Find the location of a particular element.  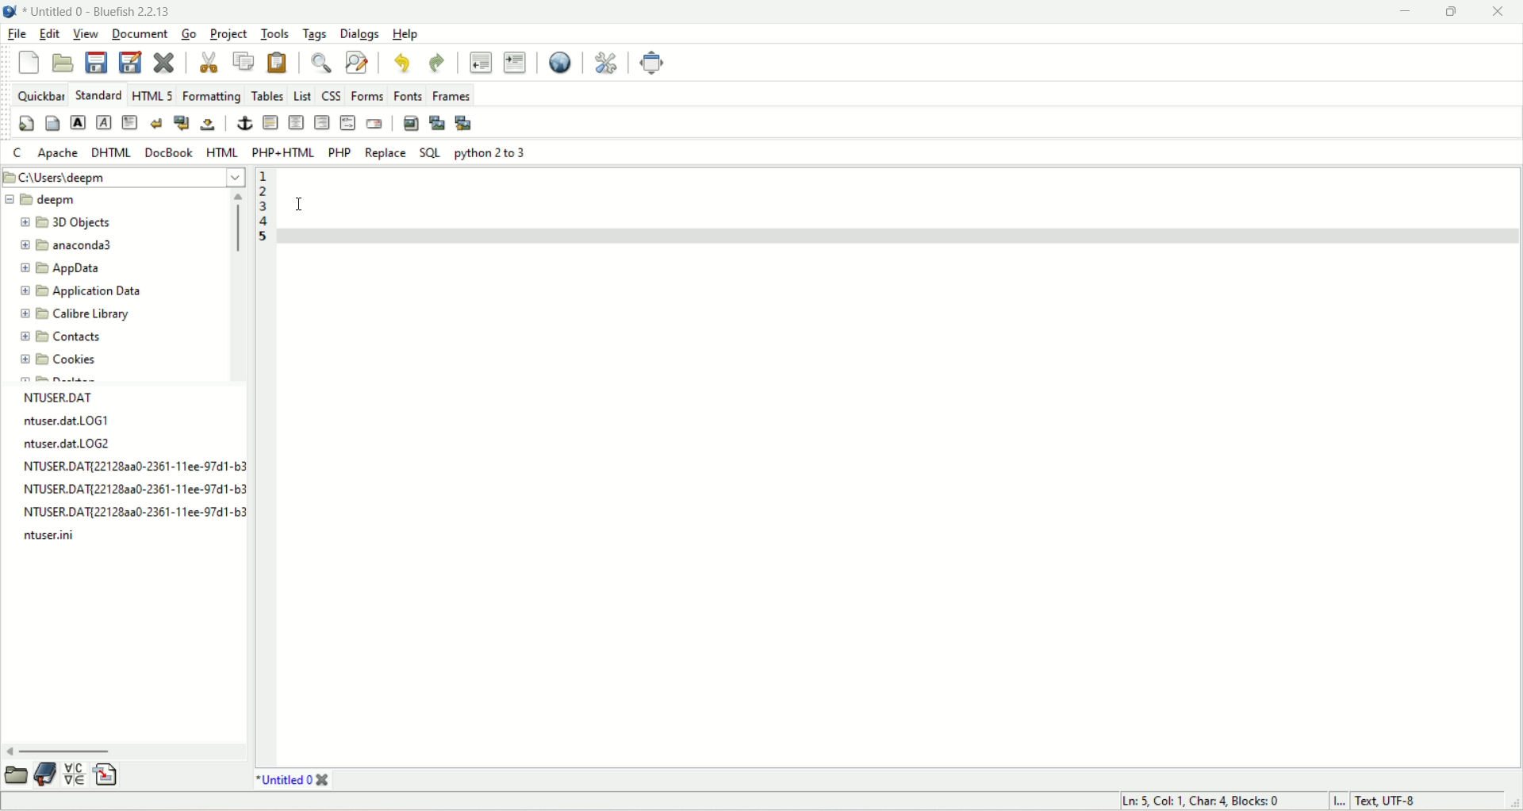

quickbar is located at coordinates (39, 97).